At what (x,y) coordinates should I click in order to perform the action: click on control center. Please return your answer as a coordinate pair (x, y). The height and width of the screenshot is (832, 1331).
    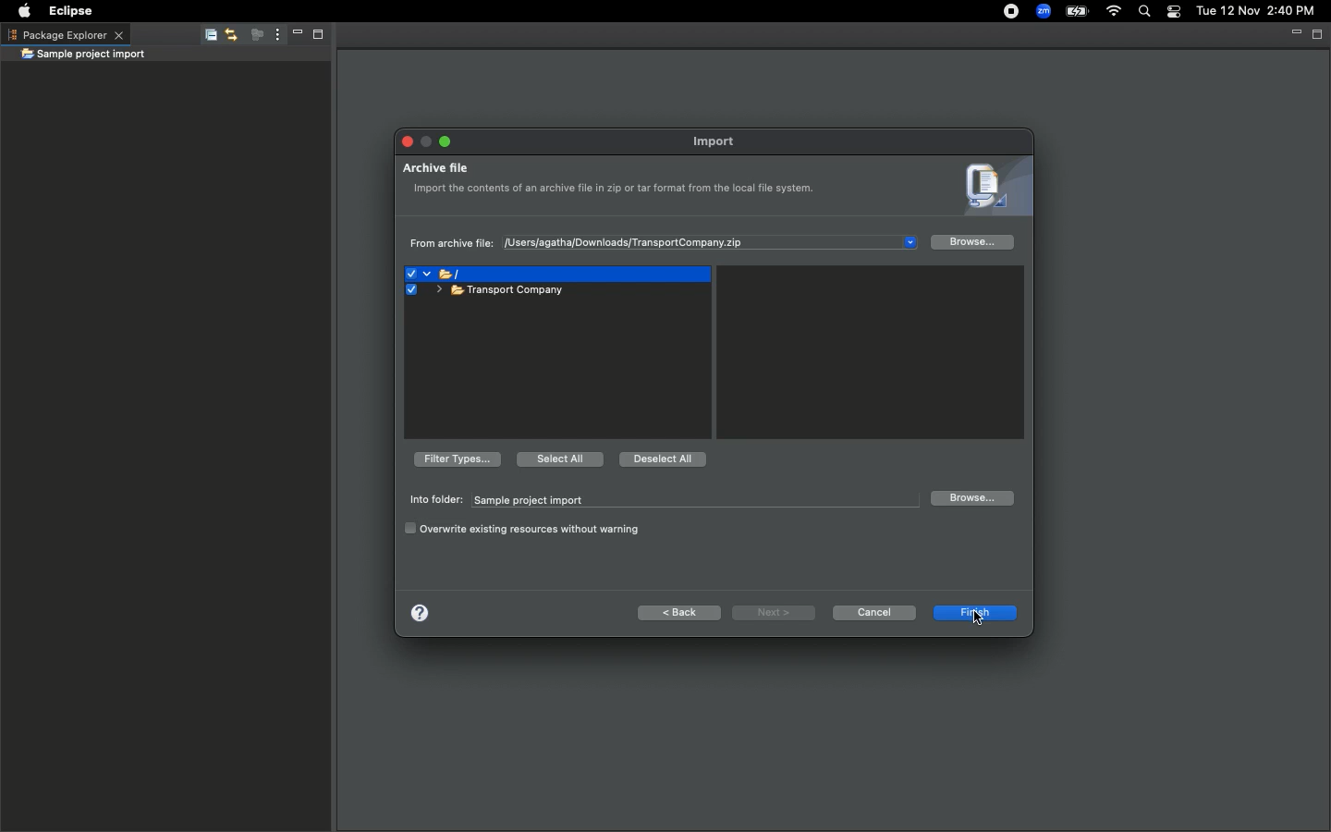
    Looking at the image, I should click on (1172, 12).